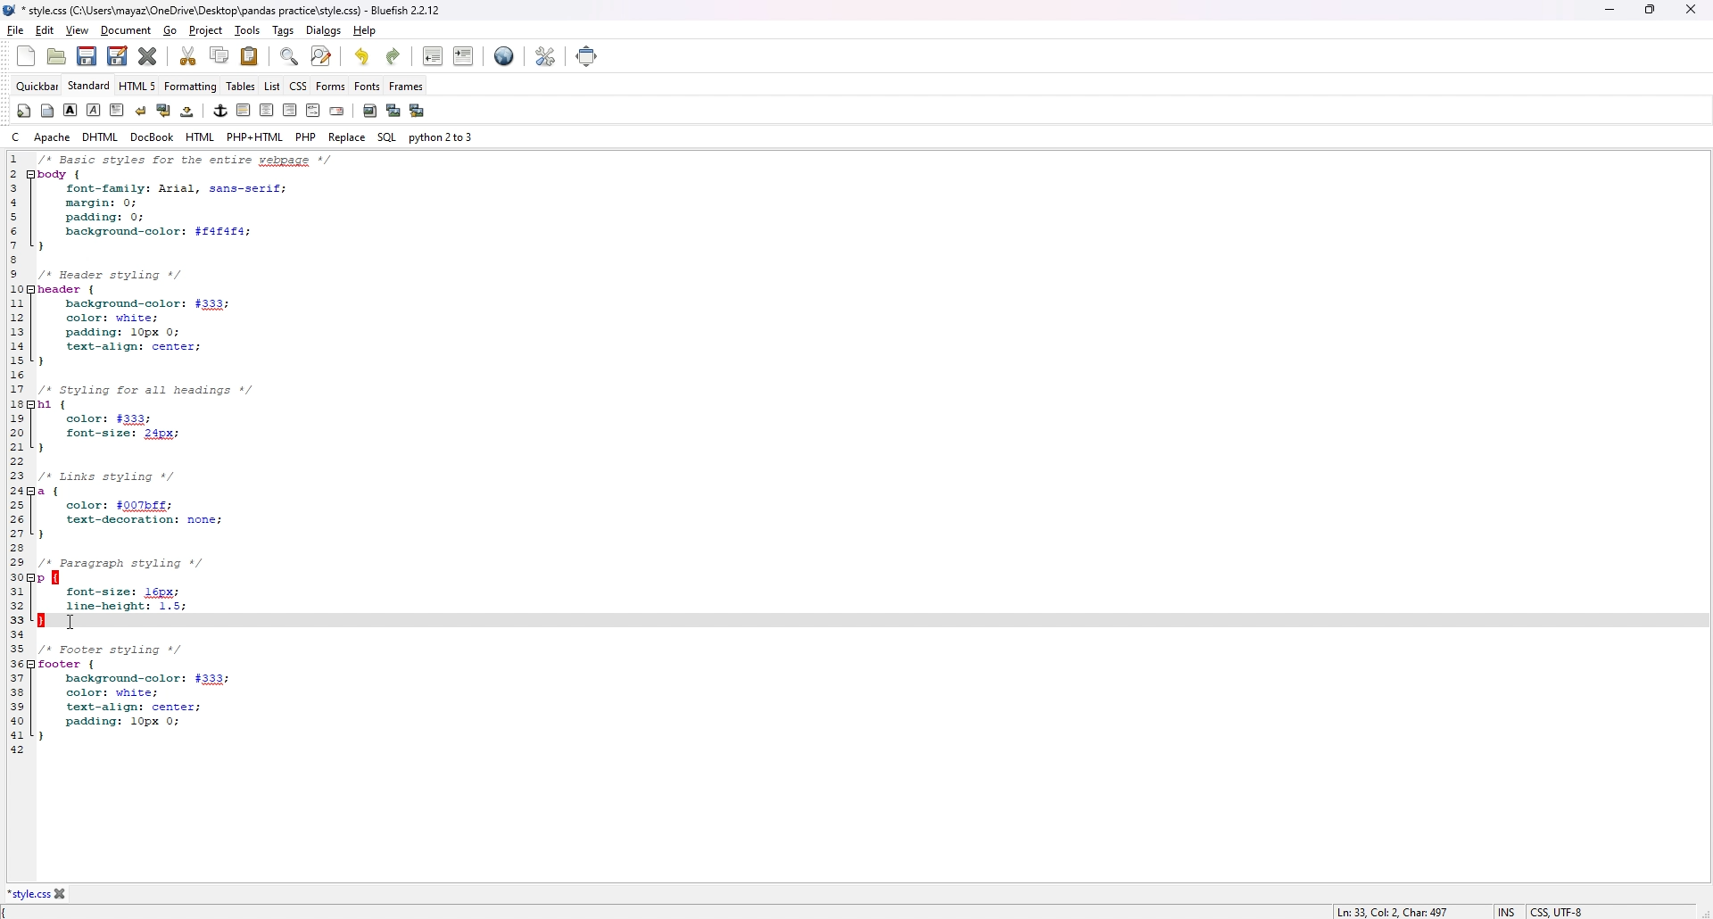 This screenshot has width=1713, height=919. I want to click on 30 p { 31 font-size: 16px; 32 line-height: 1.5;, so click(168, 590).